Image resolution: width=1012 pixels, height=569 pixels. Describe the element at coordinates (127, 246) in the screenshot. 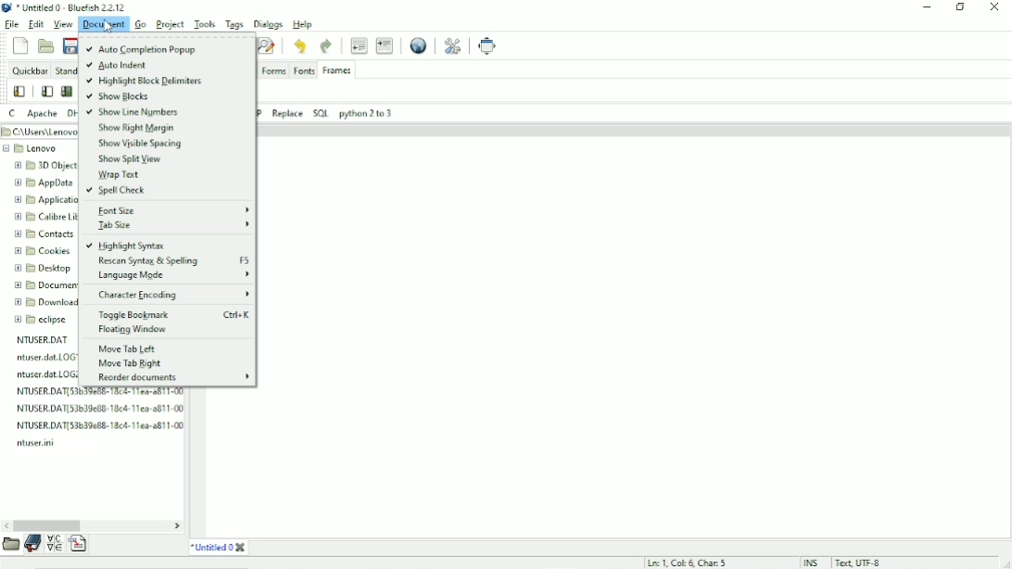

I see `Highlight syntax` at that location.